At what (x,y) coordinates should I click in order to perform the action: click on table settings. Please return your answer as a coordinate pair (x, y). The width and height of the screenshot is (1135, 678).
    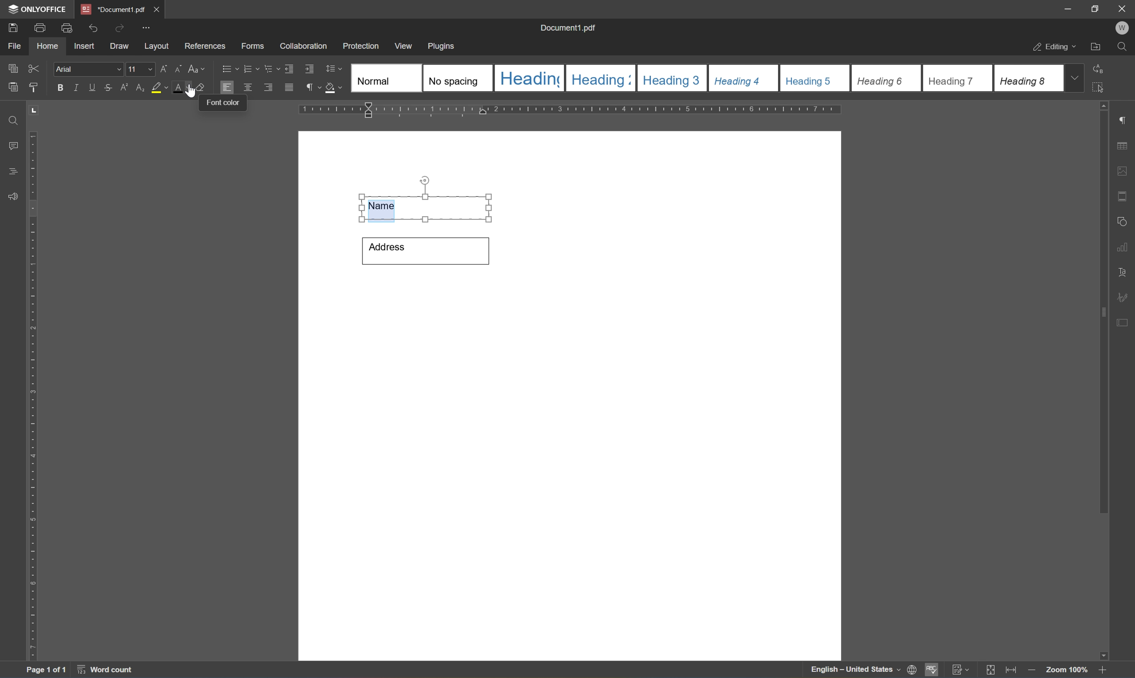
    Looking at the image, I should click on (1124, 144).